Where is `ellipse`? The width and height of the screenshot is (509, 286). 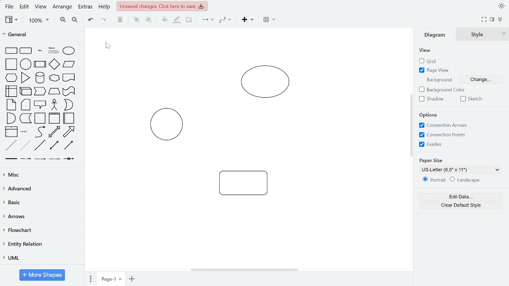
ellipse is located at coordinates (68, 51).